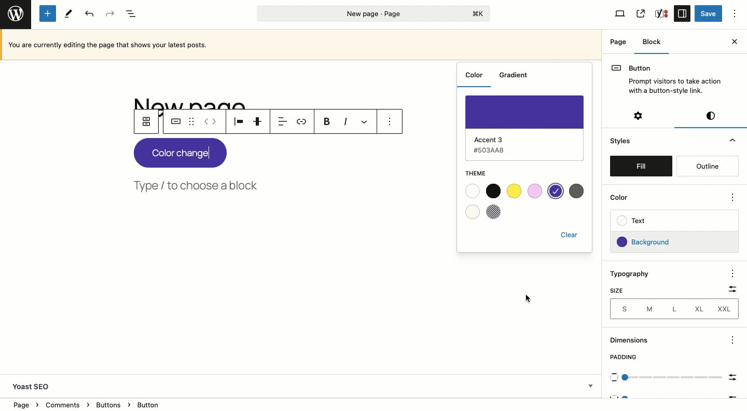 The height and width of the screenshot is (411, 747). What do you see at coordinates (731, 340) in the screenshot?
I see `options` at bounding box center [731, 340].